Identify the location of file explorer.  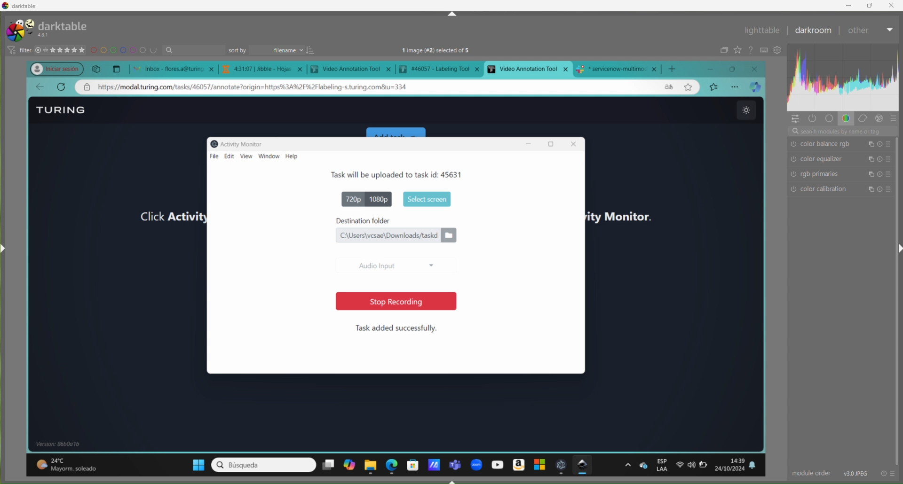
(372, 465).